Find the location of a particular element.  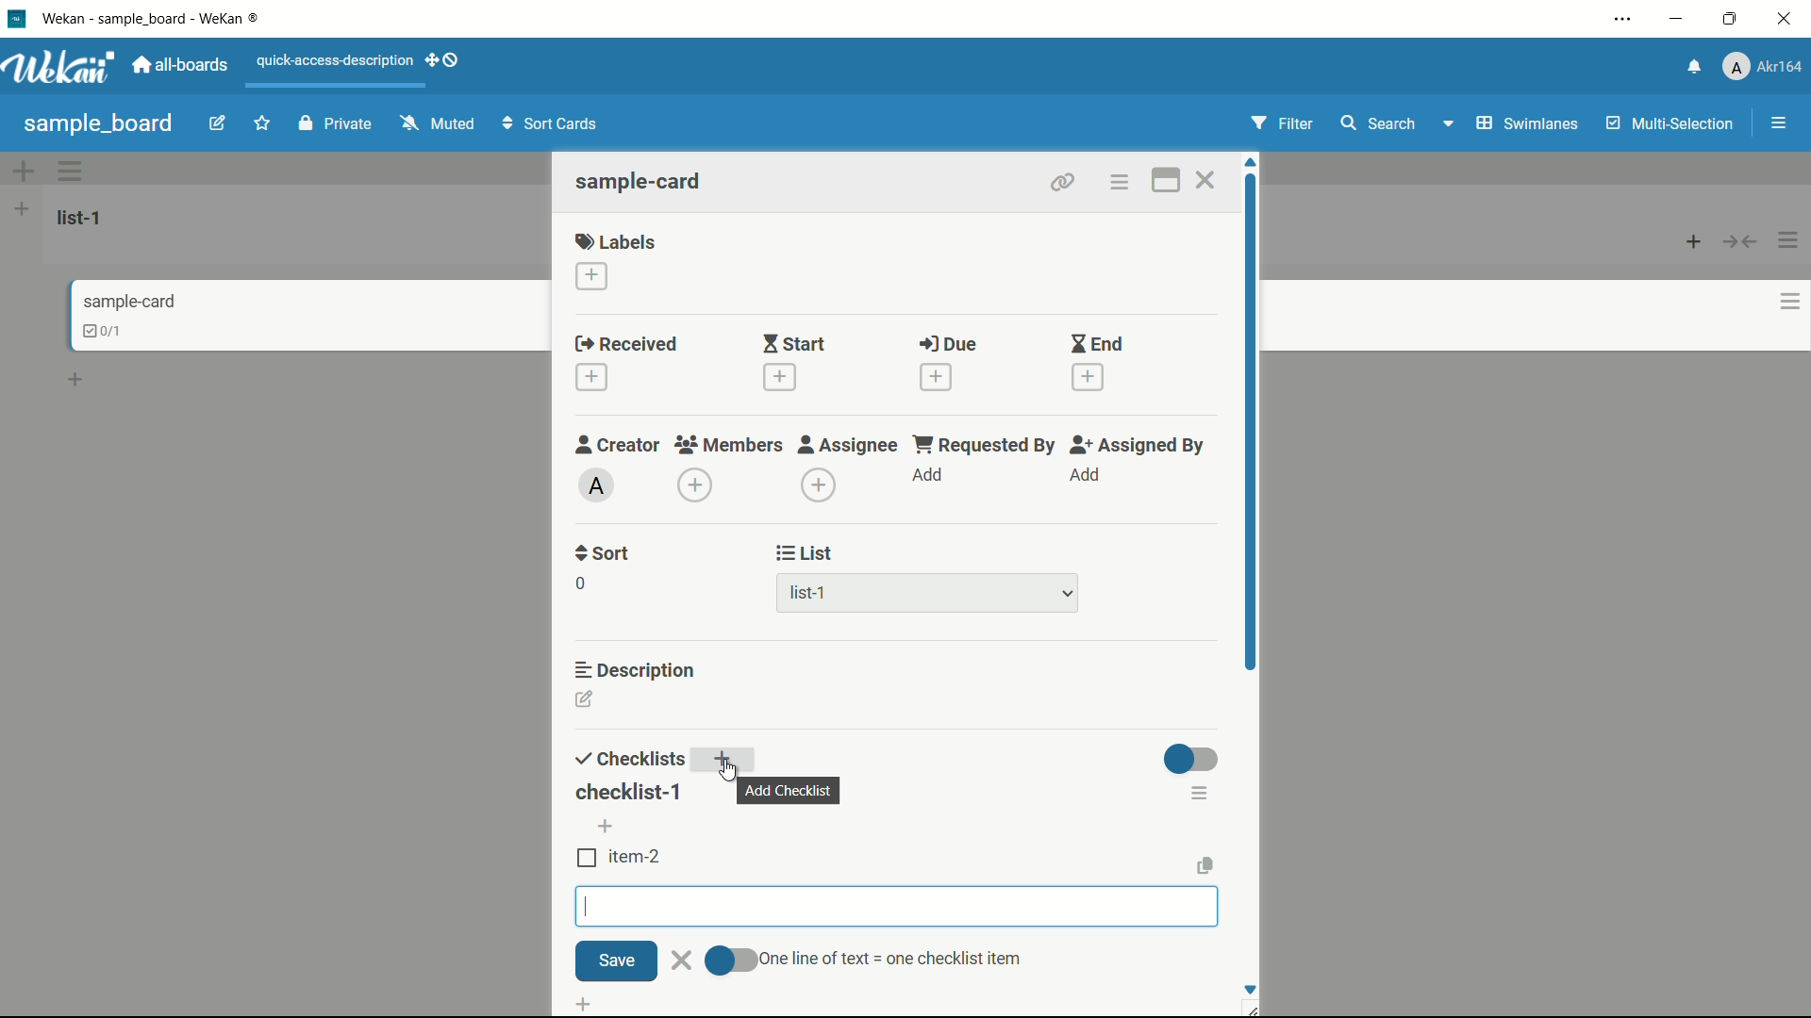

0 is located at coordinates (580, 583).